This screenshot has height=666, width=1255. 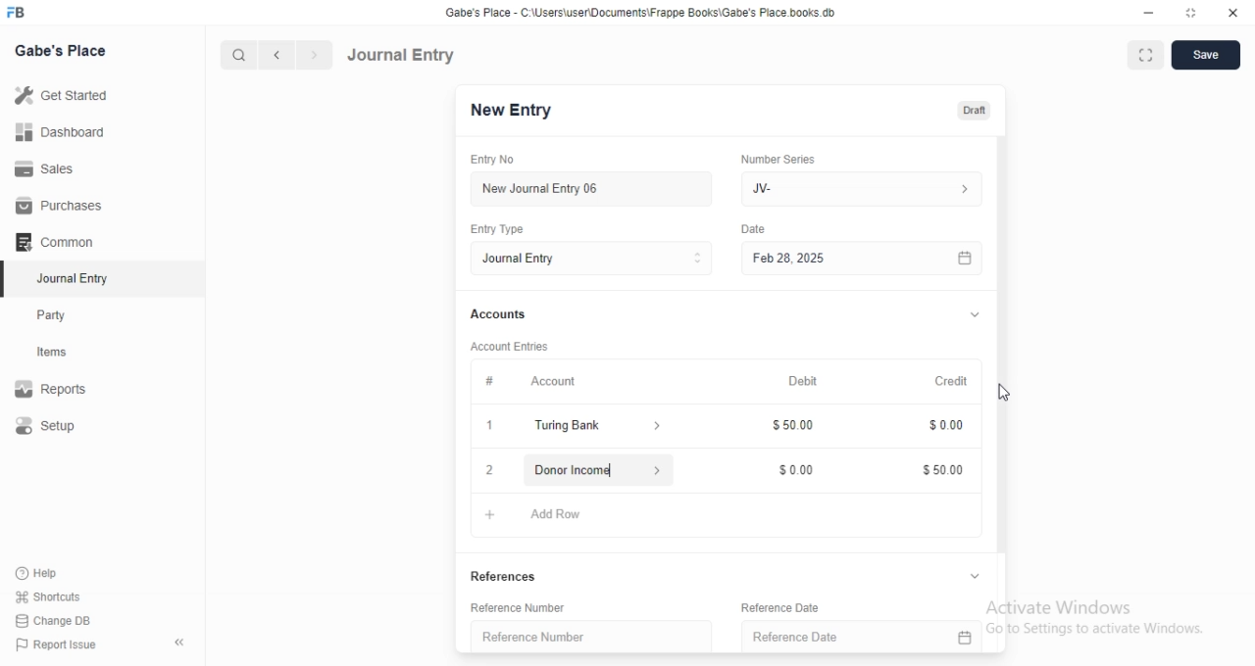 I want to click on Gabe's Place, so click(x=61, y=50).